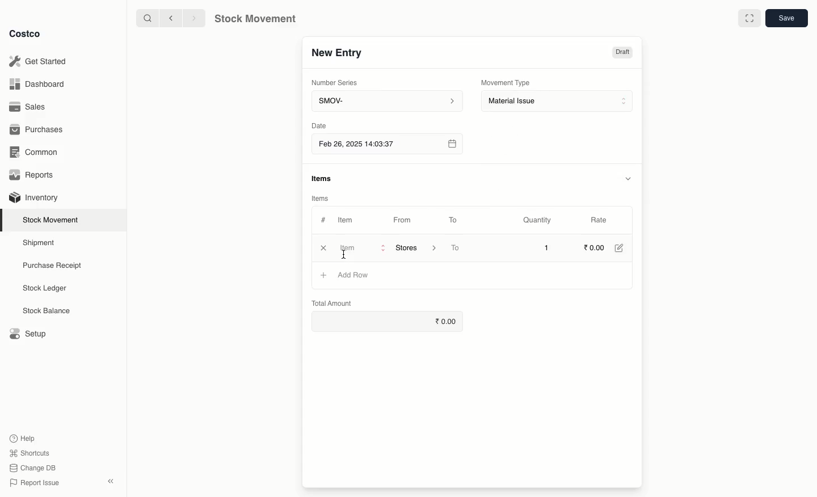  Describe the element at coordinates (149, 19) in the screenshot. I see `search` at that location.